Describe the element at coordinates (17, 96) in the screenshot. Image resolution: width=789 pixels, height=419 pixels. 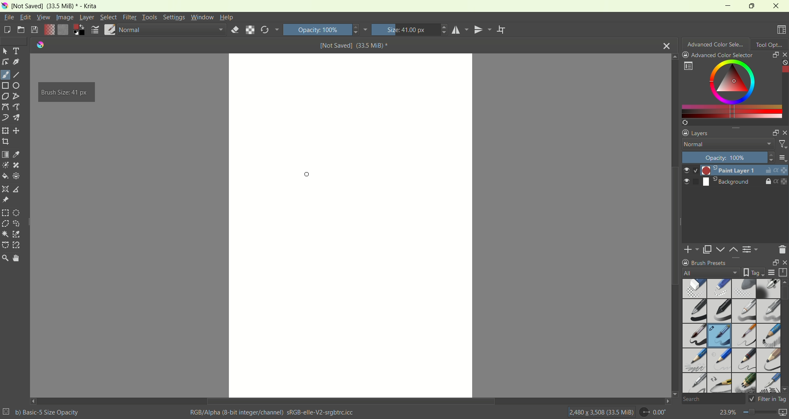
I see `polyline` at that location.